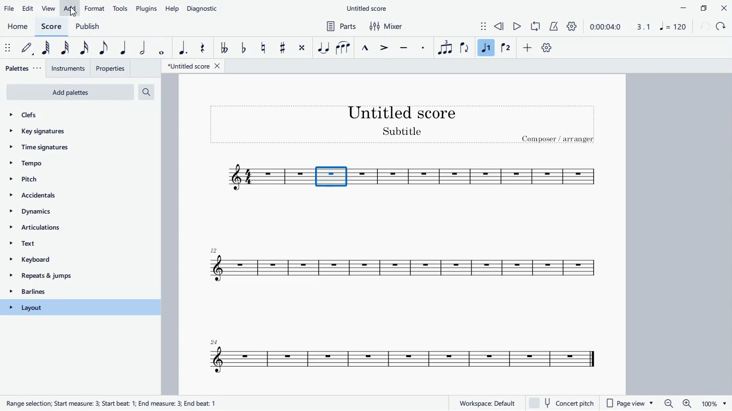  Describe the element at coordinates (103, 49) in the screenshot. I see `eighth note` at that location.